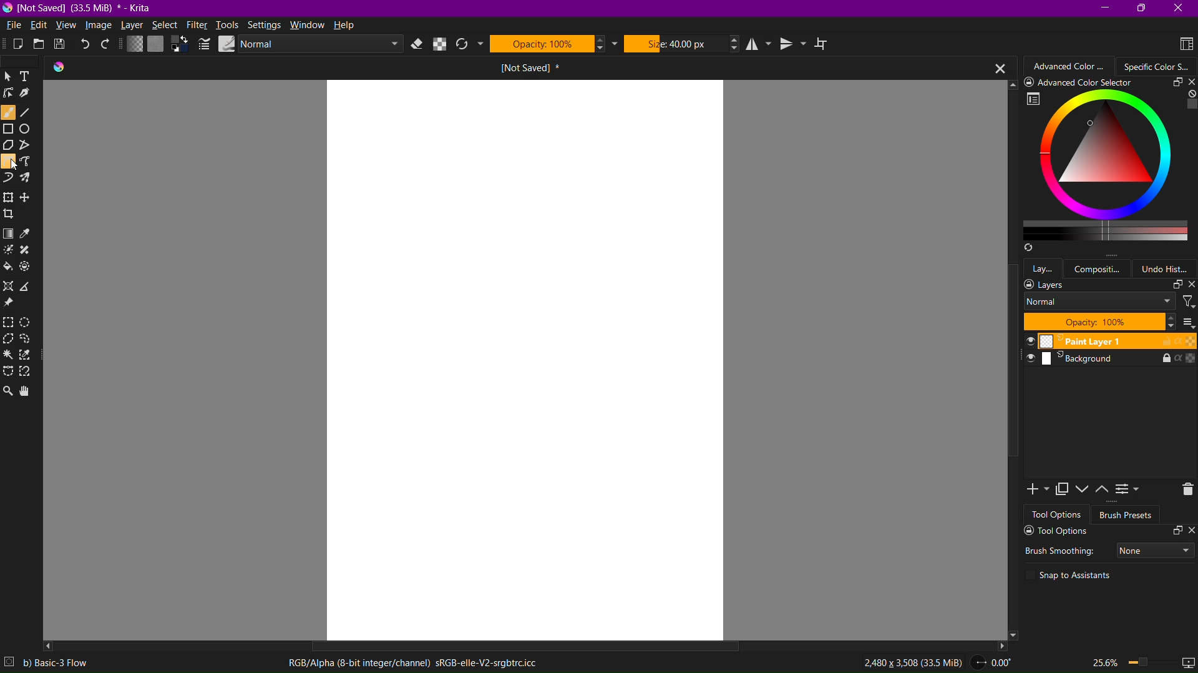  Describe the element at coordinates (30, 114) in the screenshot. I see `Line Tool` at that location.